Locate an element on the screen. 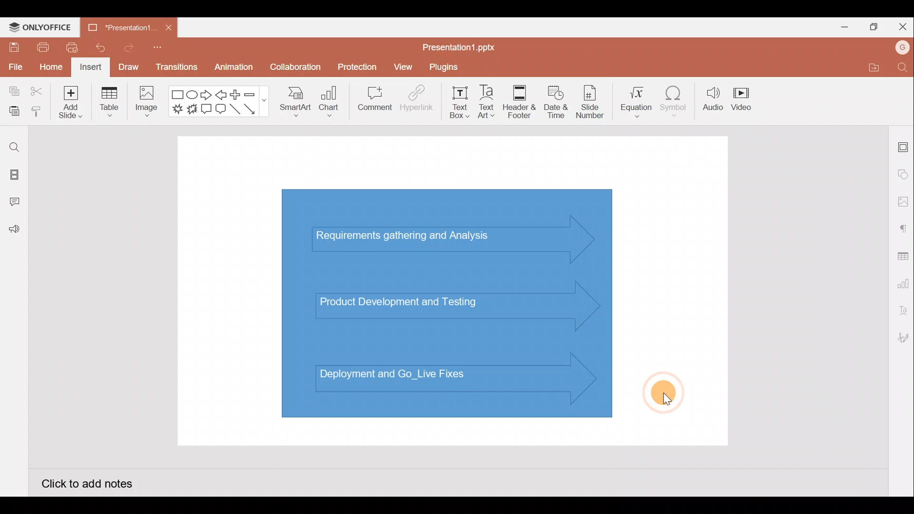 Image resolution: width=914 pixels, height=514 pixels. Minimize is located at coordinates (841, 25).